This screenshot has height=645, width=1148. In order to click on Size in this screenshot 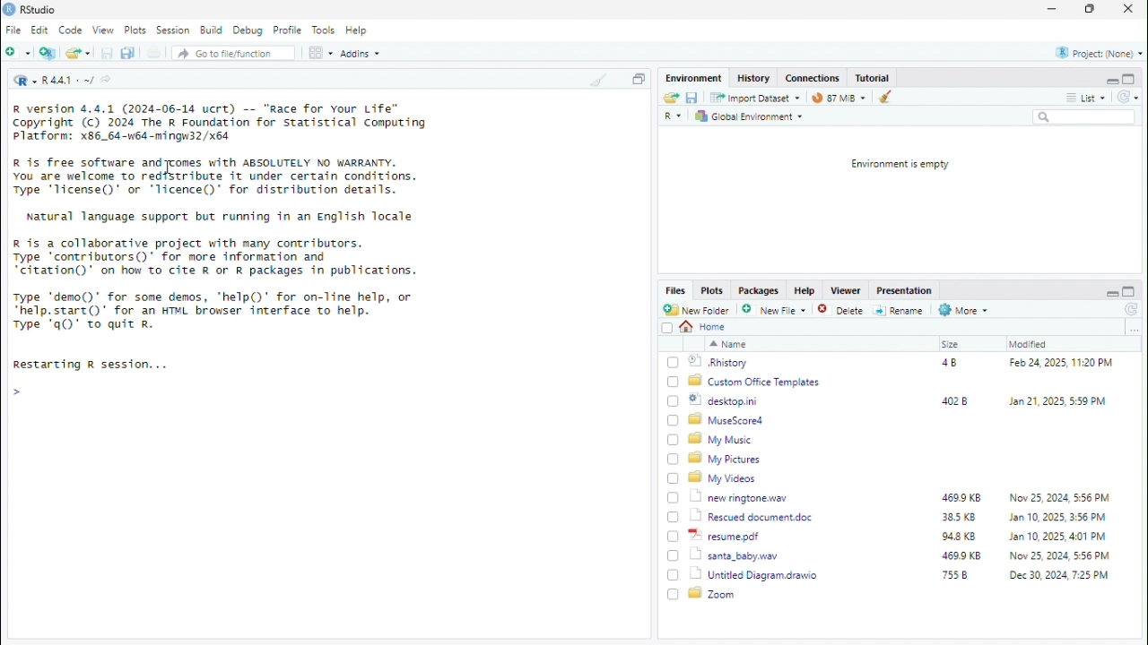, I will do `click(952, 344)`.